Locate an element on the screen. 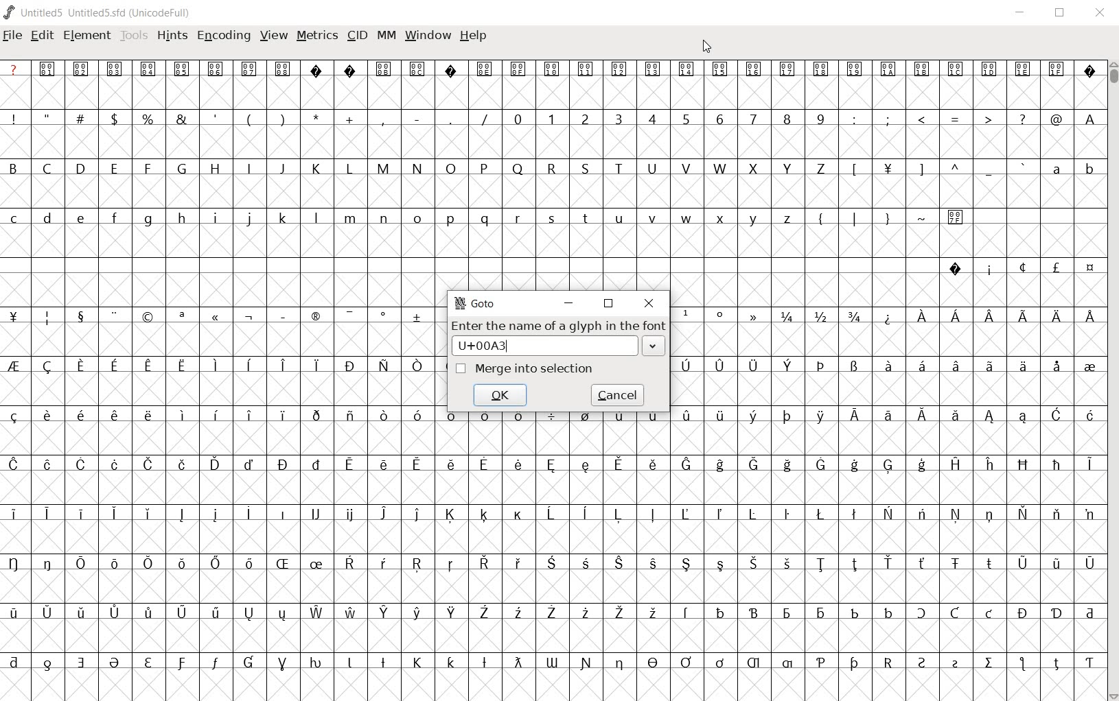  Symbol is located at coordinates (350, 69).